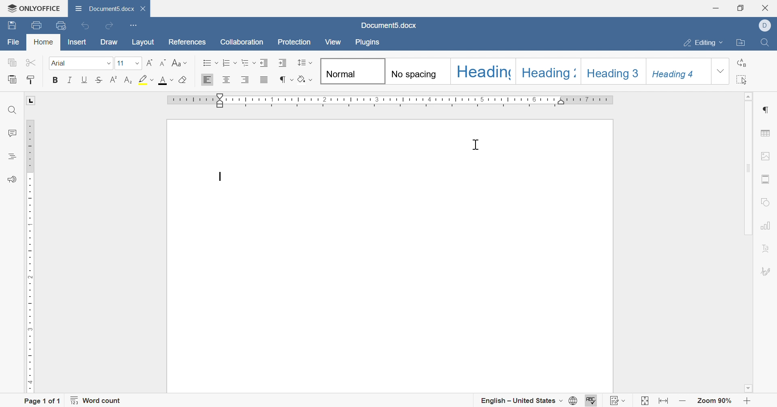  What do you see at coordinates (11, 80) in the screenshot?
I see `paste` at bounding box center [11, 80].